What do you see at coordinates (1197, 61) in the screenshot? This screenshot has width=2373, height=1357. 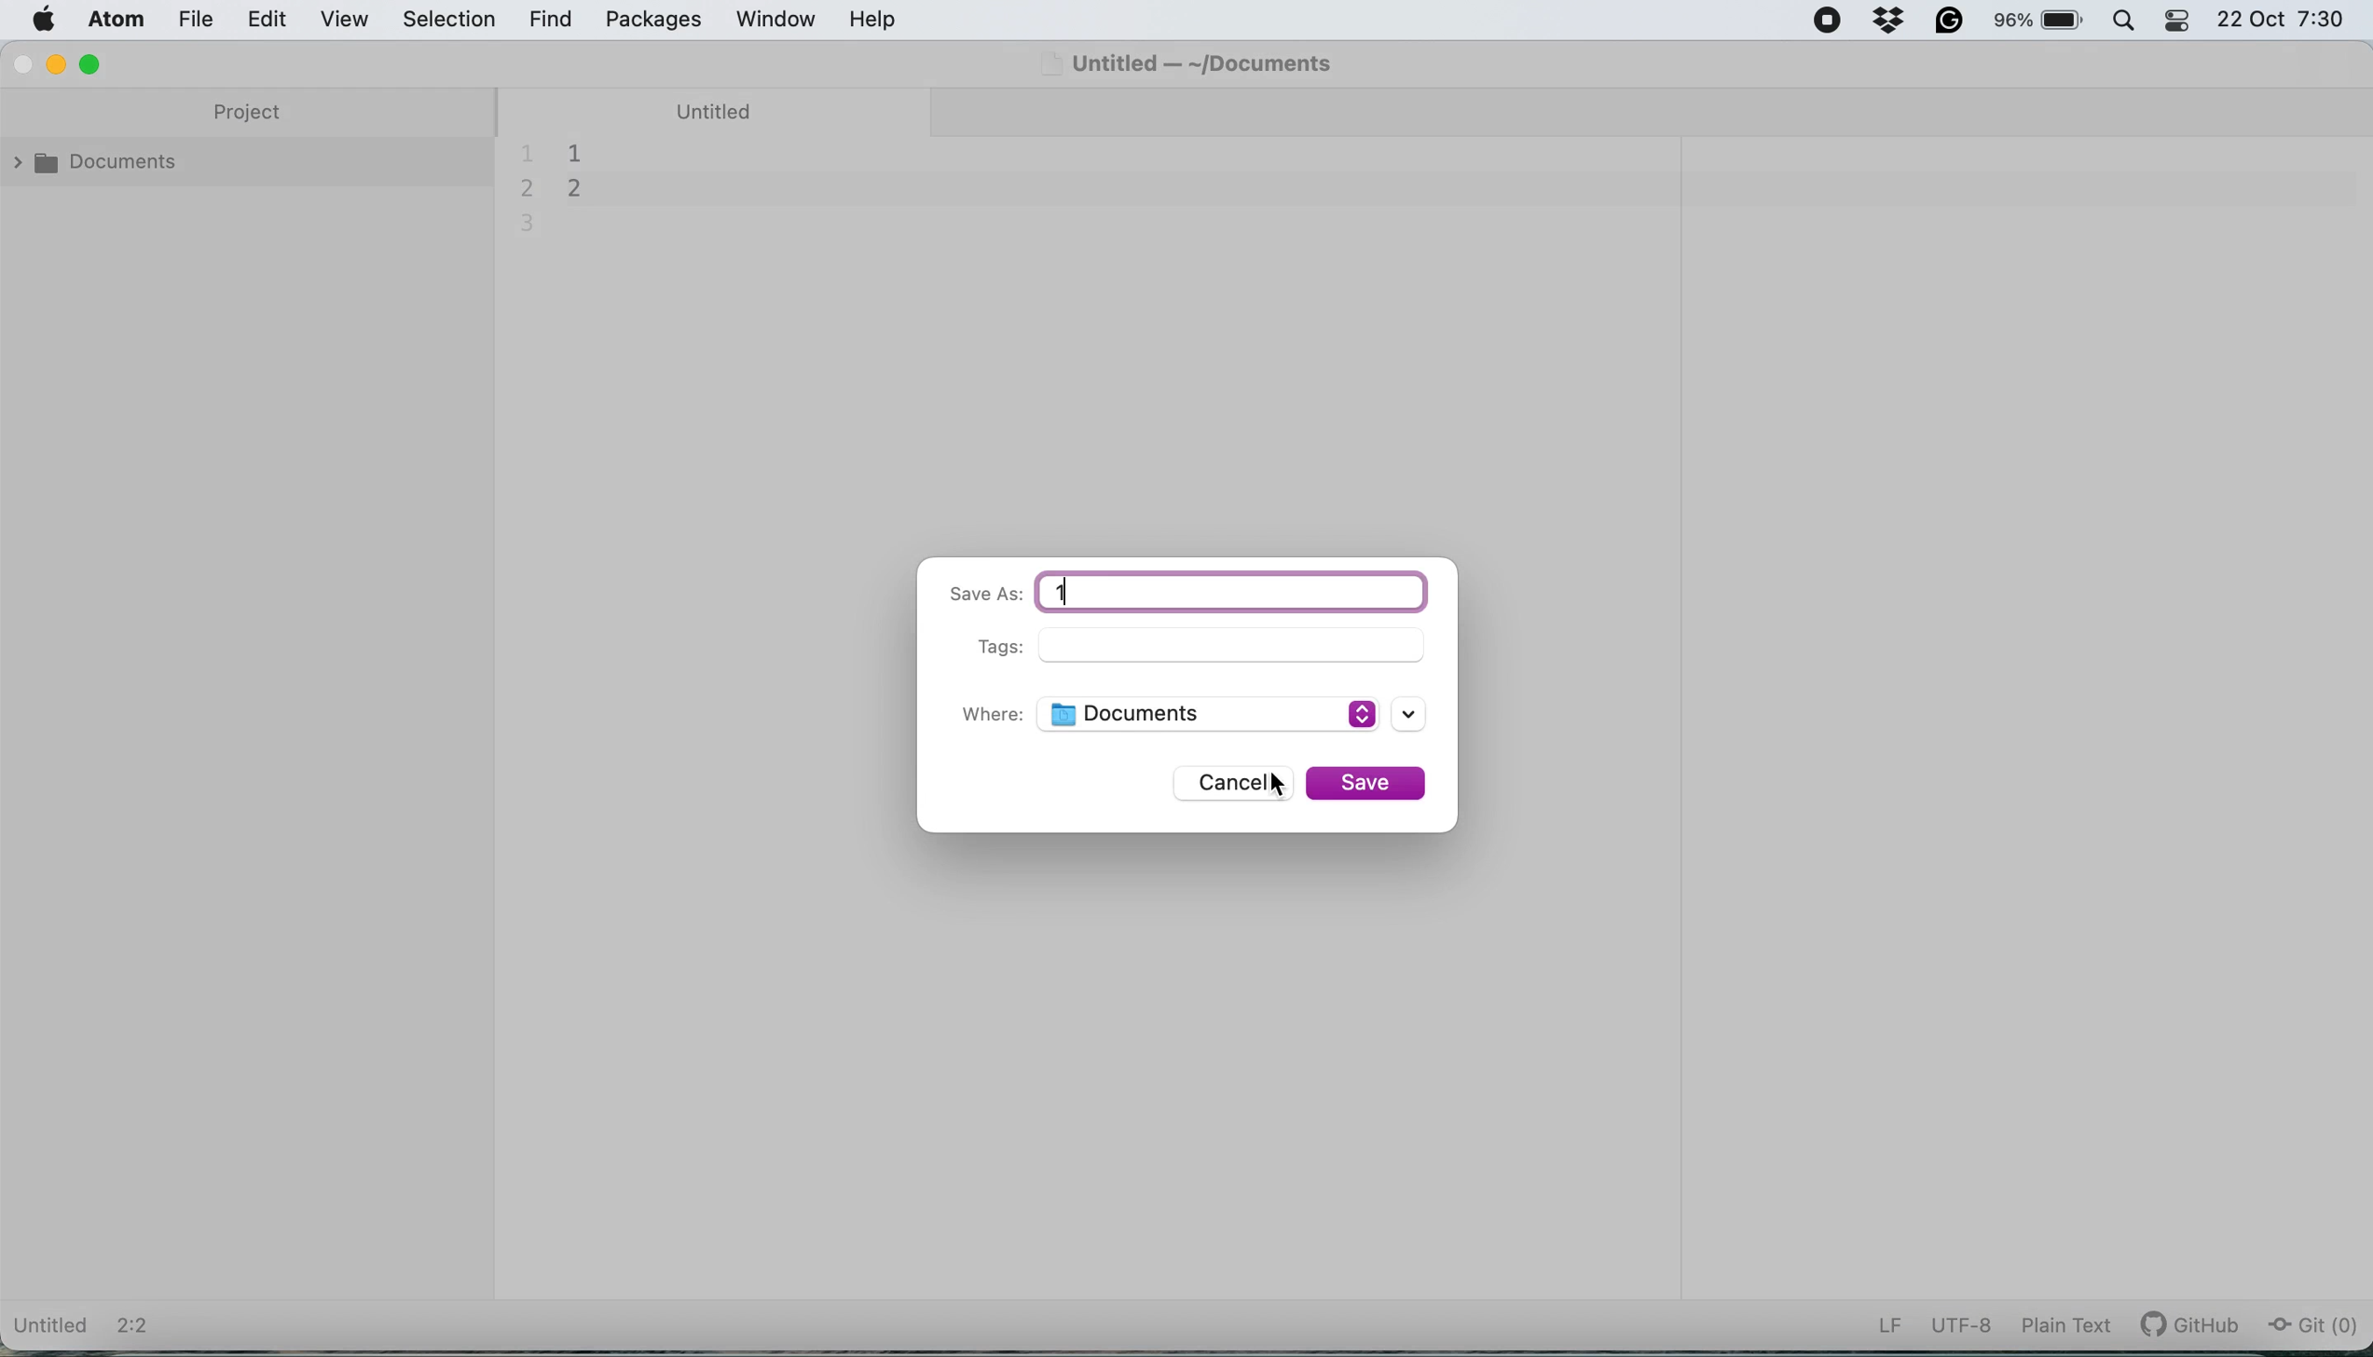 I see `Untitled — ~/Documents` at bounding box center [1197, 61].